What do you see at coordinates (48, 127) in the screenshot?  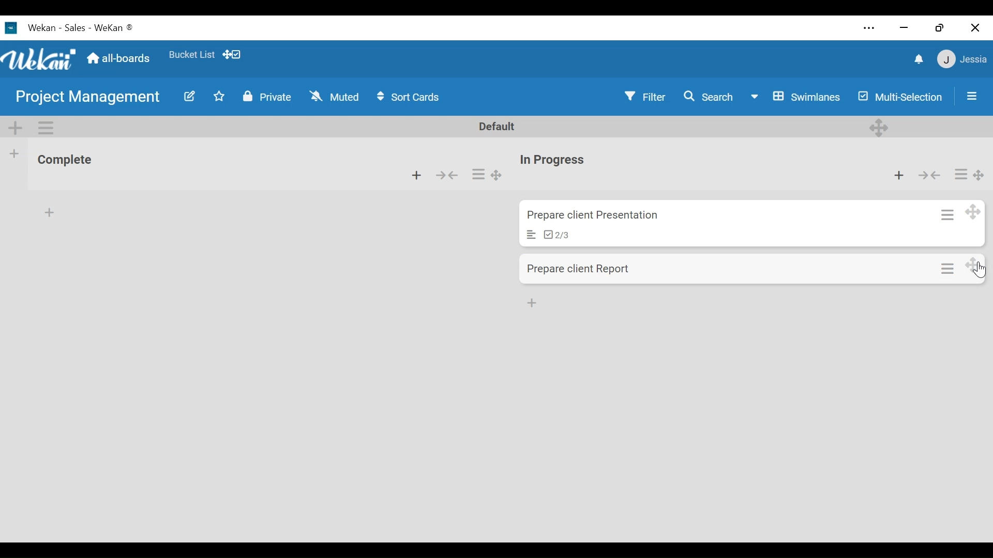 I see `Swimlane actions` at bounding box center [48, 127].